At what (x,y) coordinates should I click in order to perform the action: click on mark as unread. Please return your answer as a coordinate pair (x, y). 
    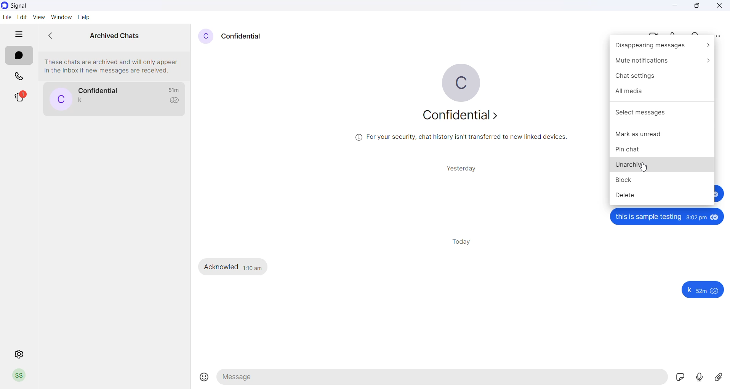
    Looking at the image, I should click on (664, 134).